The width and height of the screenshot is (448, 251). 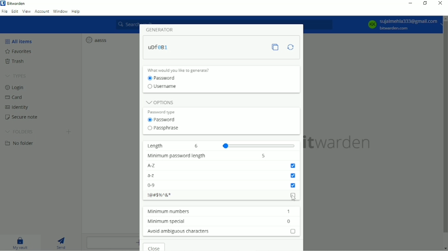 I want to click on Send, so click(x=62, y=242).